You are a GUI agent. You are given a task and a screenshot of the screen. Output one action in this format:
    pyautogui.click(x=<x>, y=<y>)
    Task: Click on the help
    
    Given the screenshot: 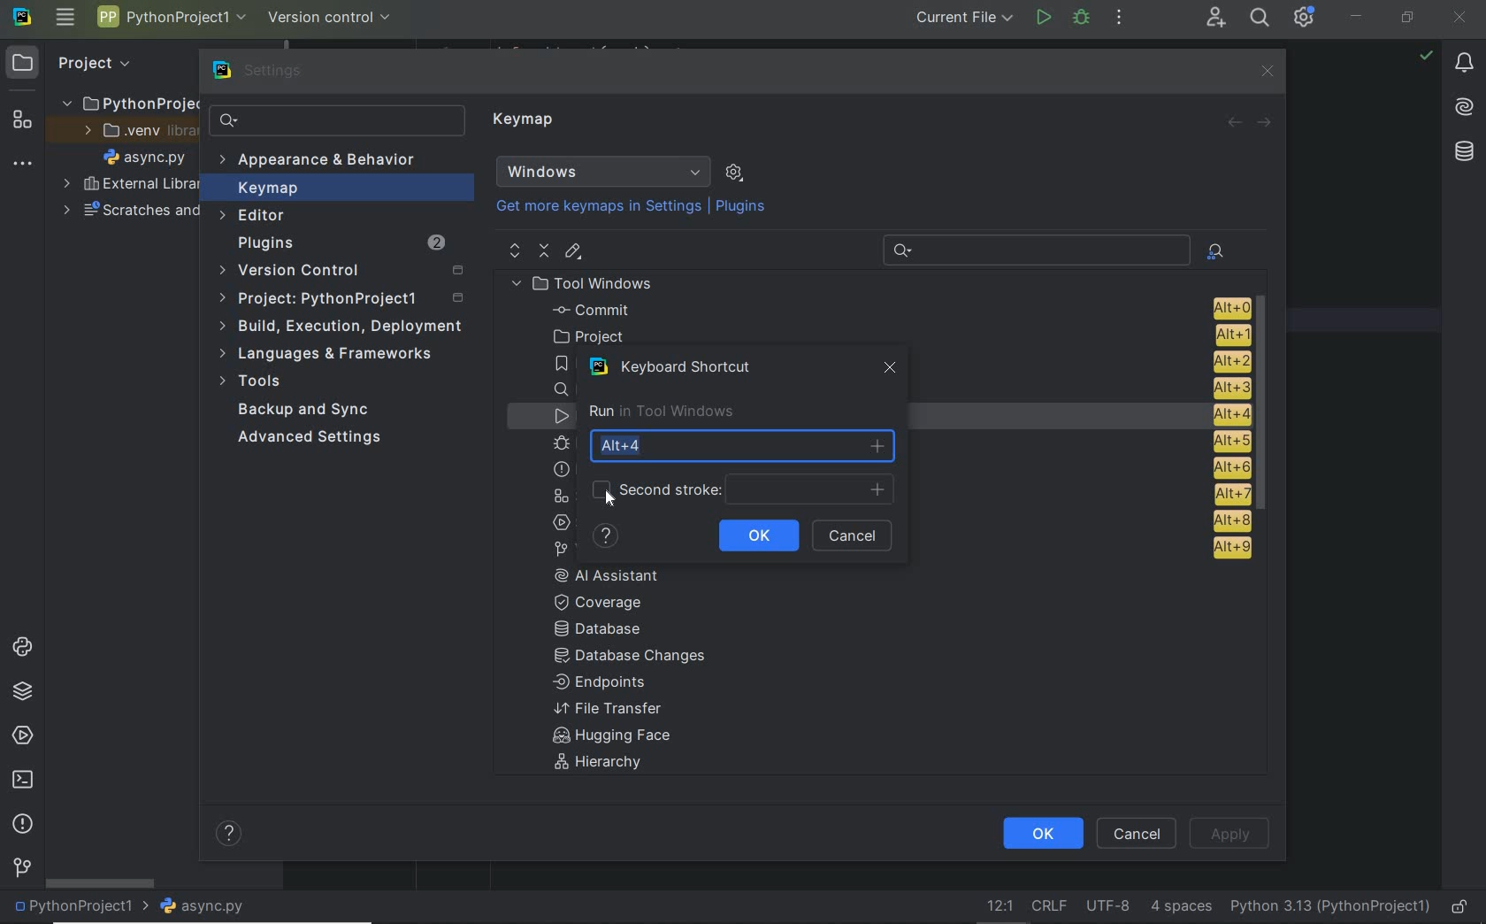 What is the action you would take?
    pyautogui.click(x=231, y=835)
    